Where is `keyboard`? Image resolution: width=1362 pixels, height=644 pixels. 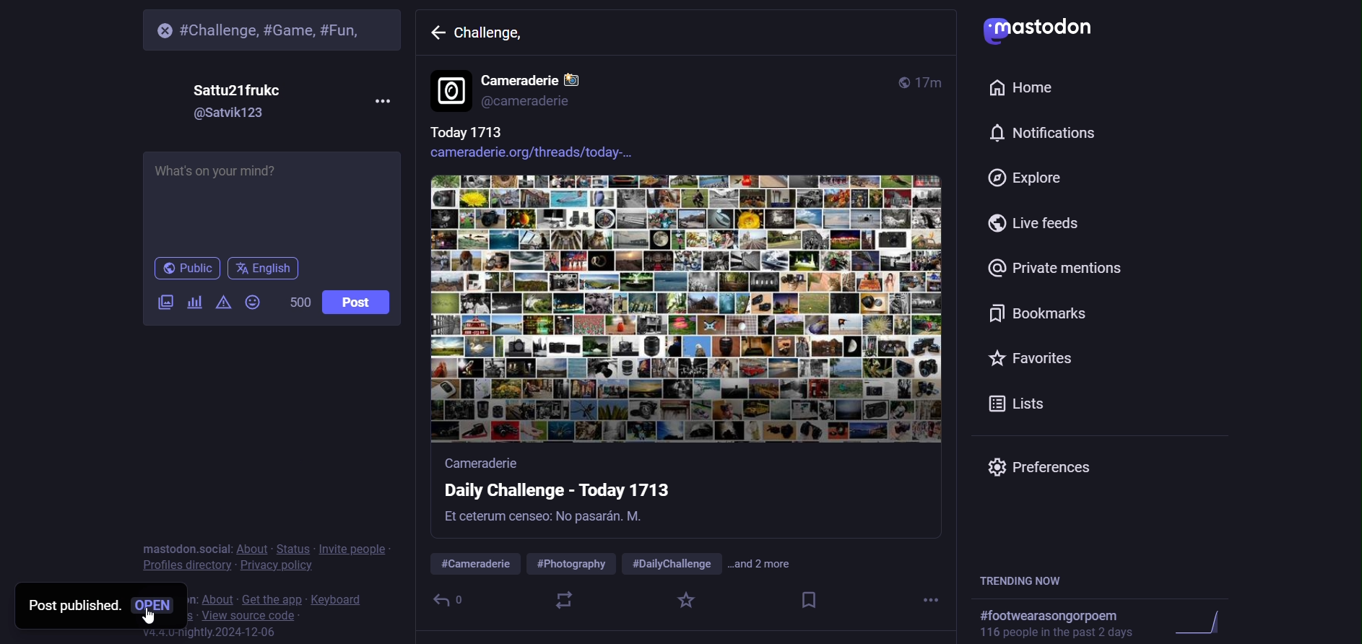 keyboard is located at coordinates (341, 597).